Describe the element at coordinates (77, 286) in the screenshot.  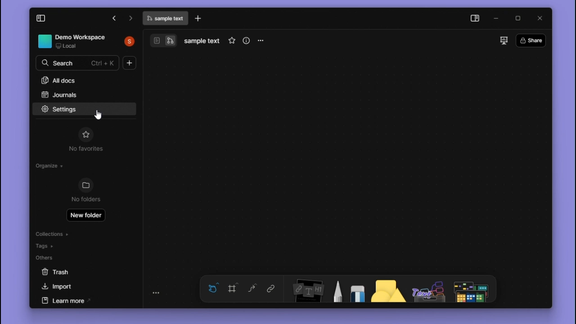
I see `import` at that location.